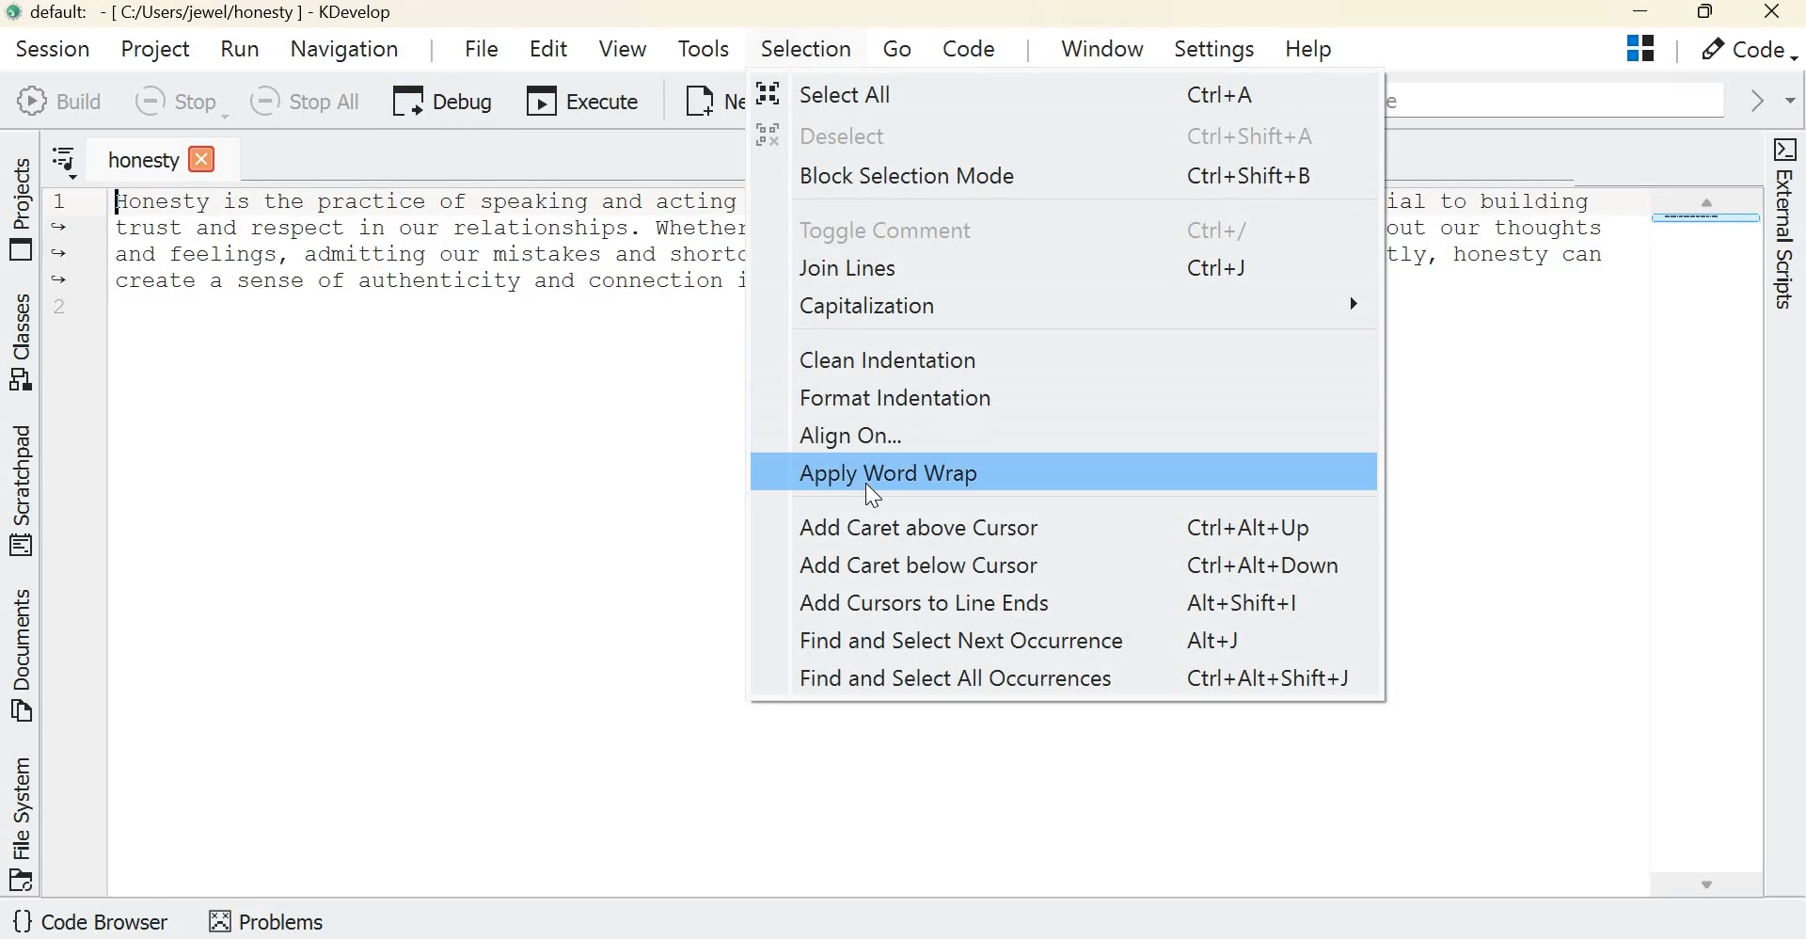 The height and width of the screenshot is (939, 1806). Describe the element at coordinates (24, 822) in the screenshot. I see `Toggle 'File system' tool view` at that location.